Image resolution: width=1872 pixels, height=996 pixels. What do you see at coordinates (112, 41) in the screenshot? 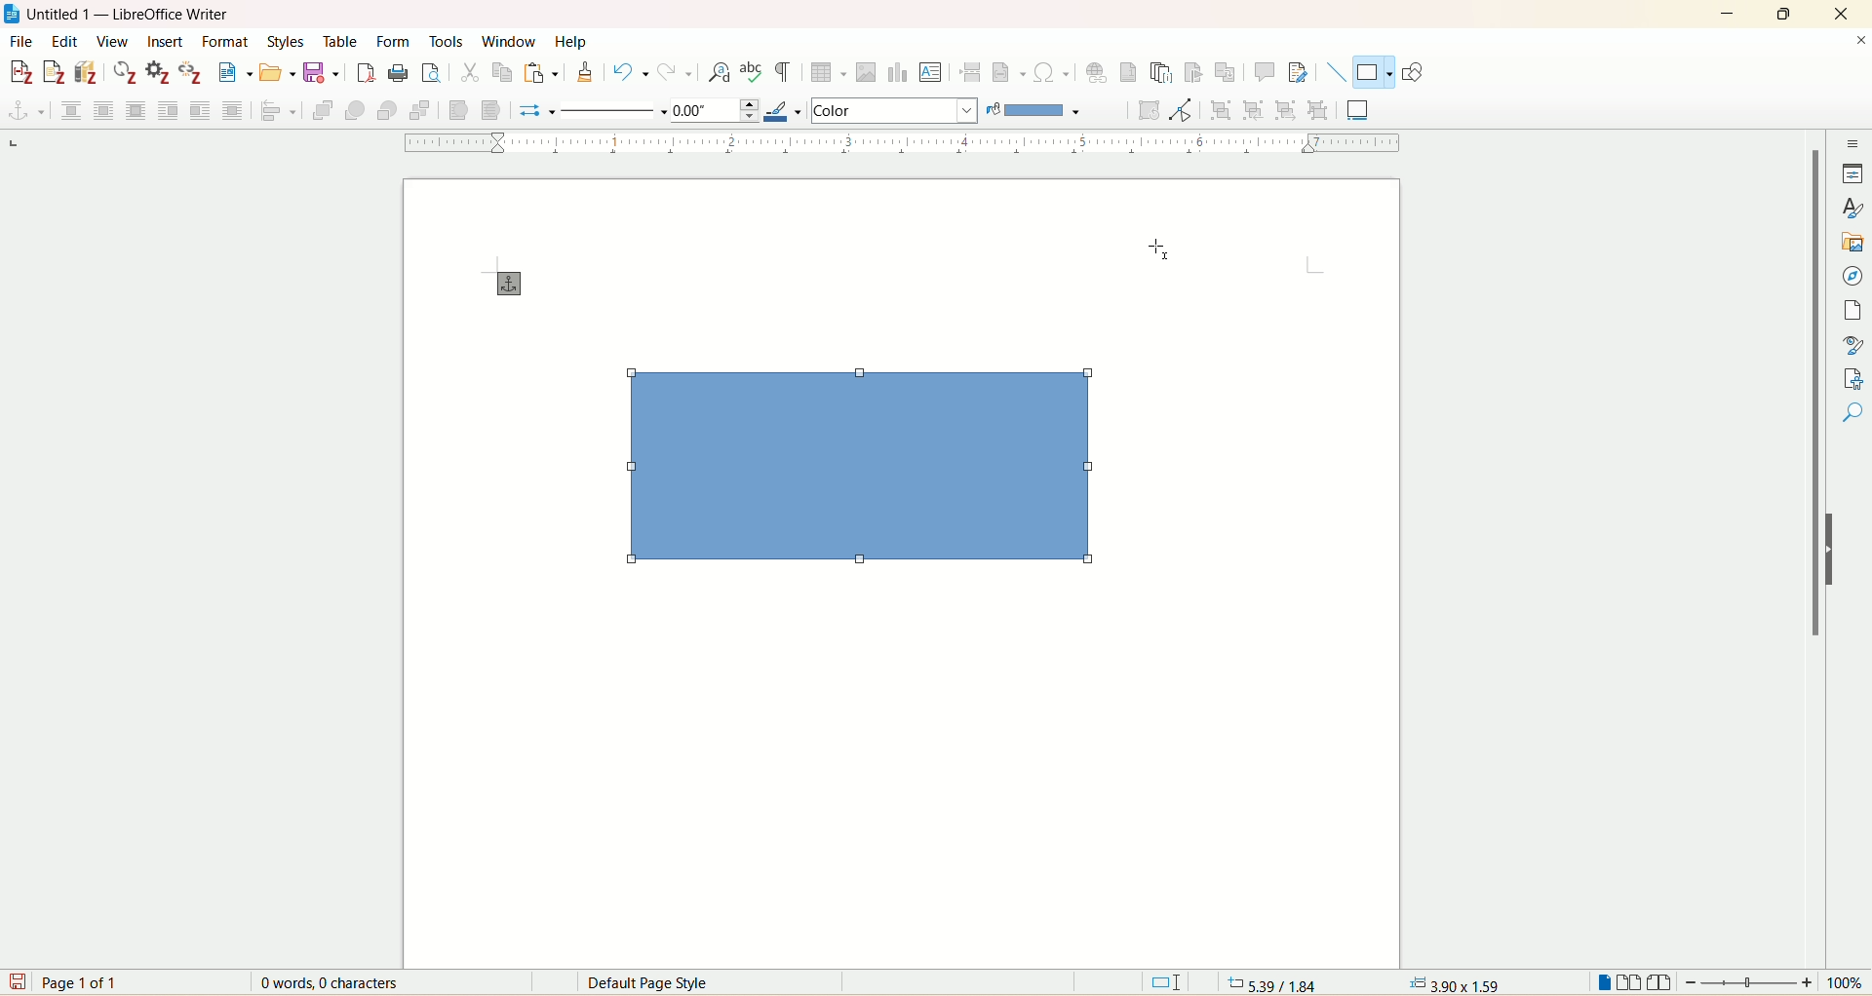
I see `view` at bounding box center [112, 41].